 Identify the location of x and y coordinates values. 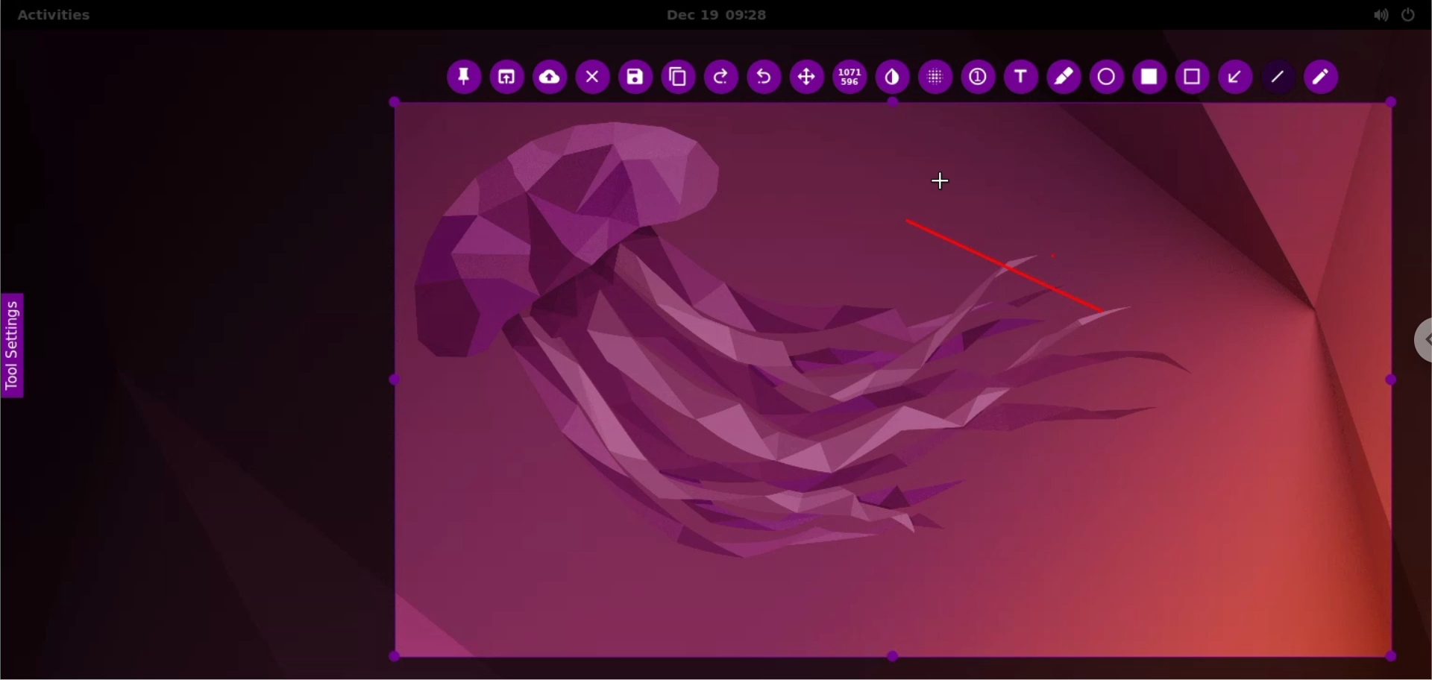
(851, 78).